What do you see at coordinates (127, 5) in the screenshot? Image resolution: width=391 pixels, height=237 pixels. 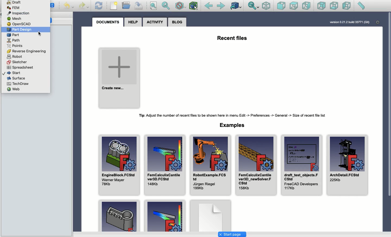 I see `Open` at bounding box center [127, 5].